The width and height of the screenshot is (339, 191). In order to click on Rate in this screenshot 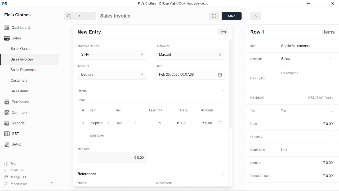, I will do `click(186, 110)`.